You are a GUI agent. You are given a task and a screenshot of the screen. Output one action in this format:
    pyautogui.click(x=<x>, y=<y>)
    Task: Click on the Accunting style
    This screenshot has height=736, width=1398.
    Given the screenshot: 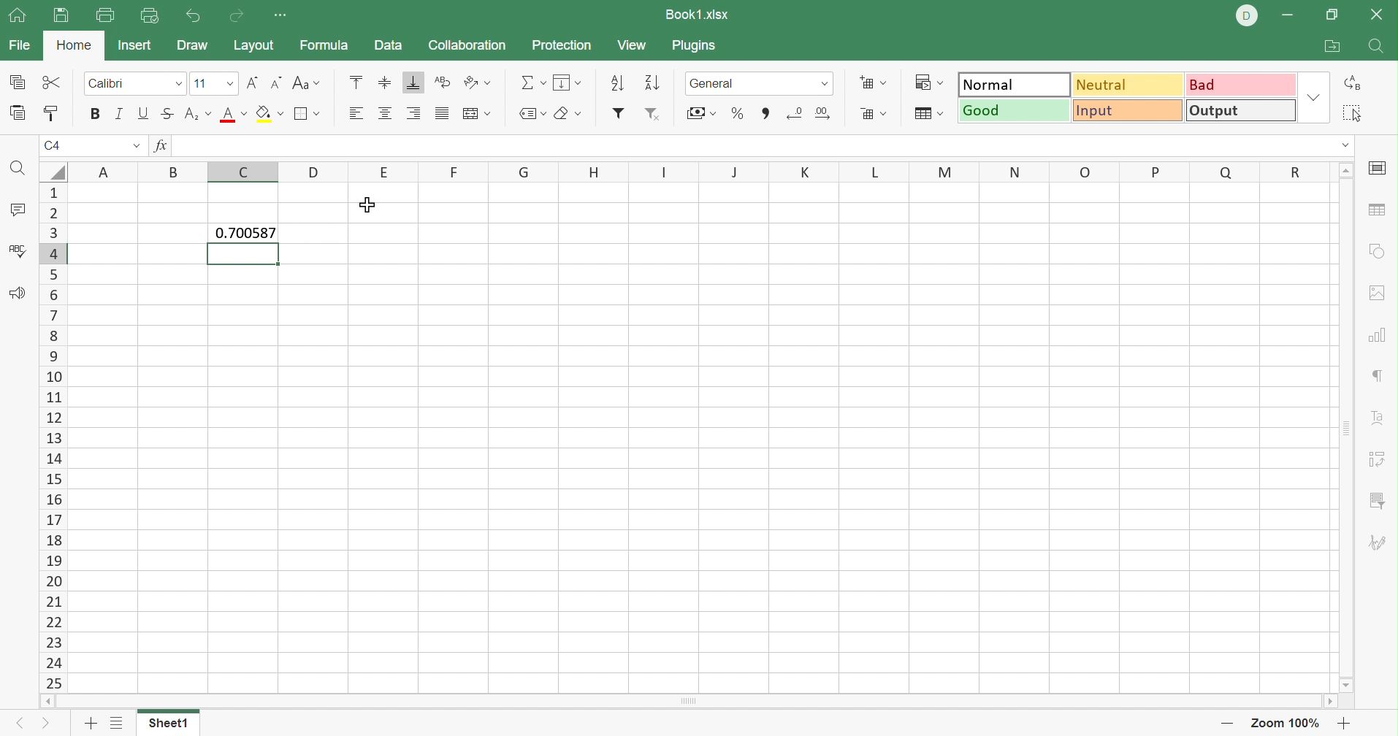 What is the action you would take?
    pyautogui.click(x=704, y=112)
    